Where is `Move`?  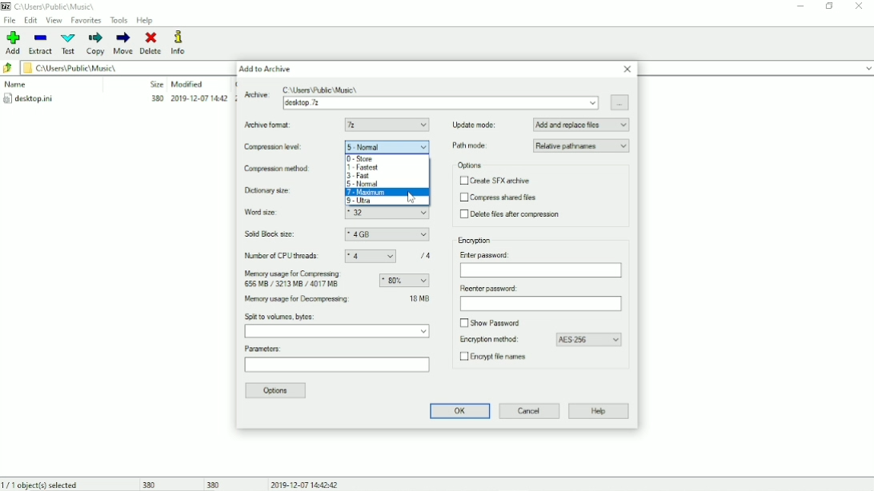 Move is located at coordinates (123, 43).